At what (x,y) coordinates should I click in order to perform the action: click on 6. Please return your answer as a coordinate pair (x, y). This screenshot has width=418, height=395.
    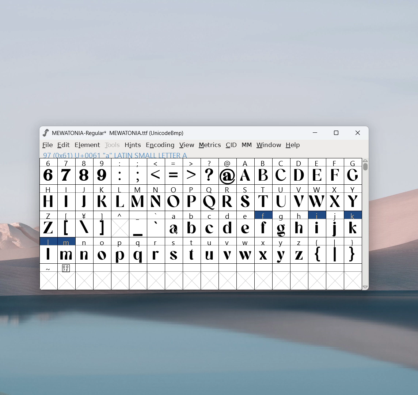
    Looking at the image, I should click on (48, 171).